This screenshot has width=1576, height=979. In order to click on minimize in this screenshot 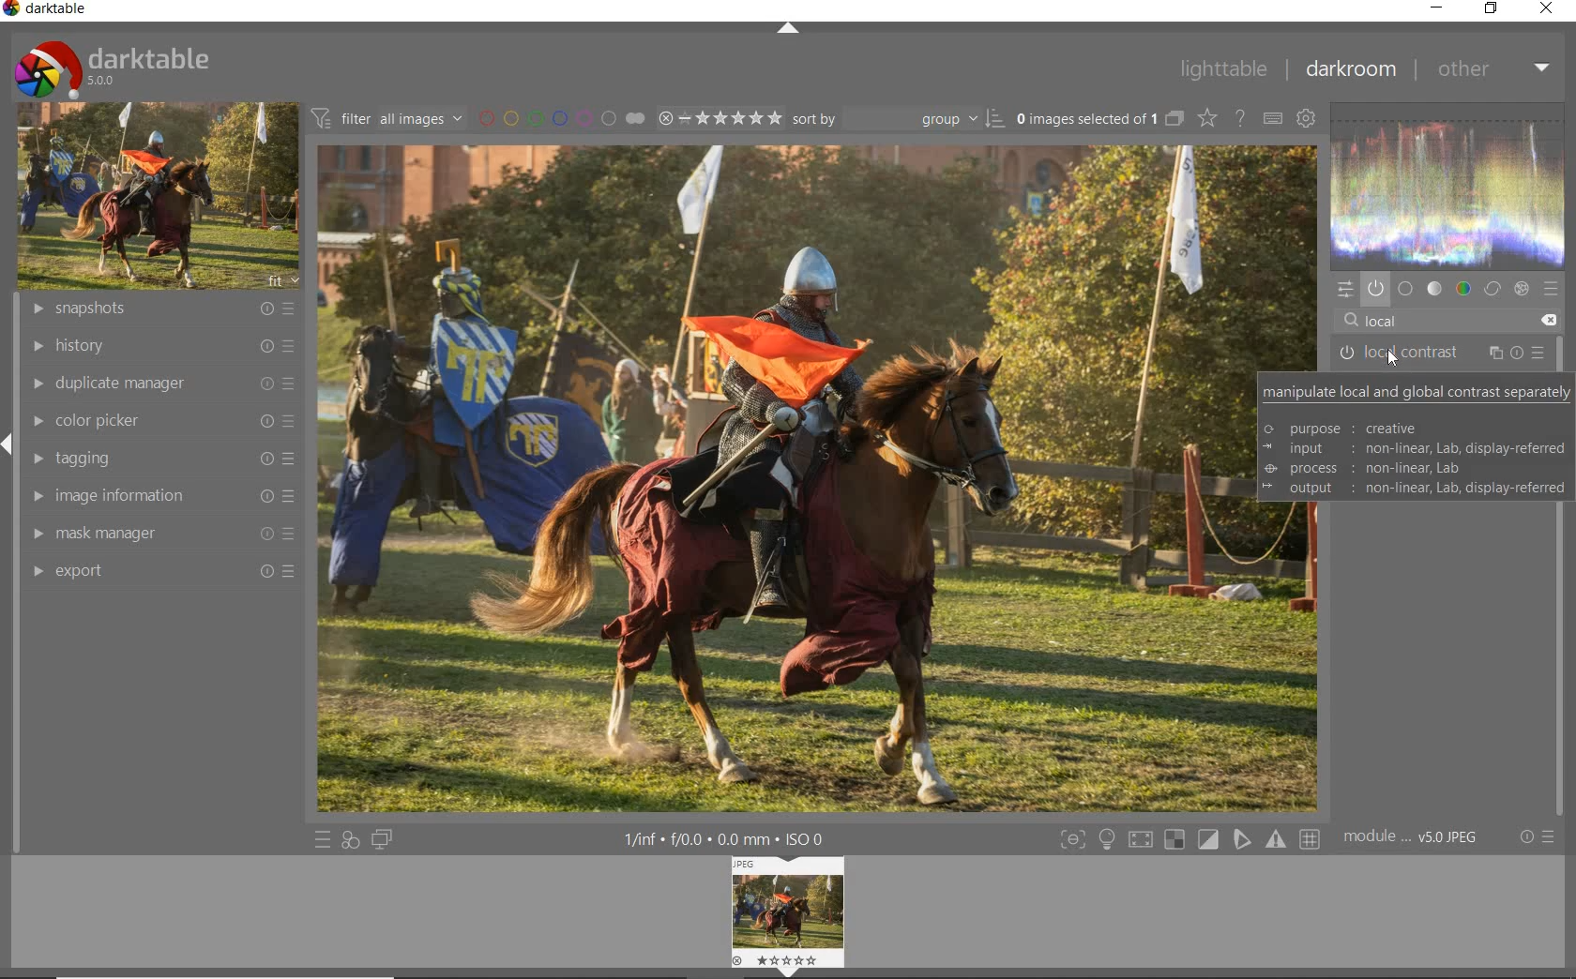, I will do `click(1439, 9)`.